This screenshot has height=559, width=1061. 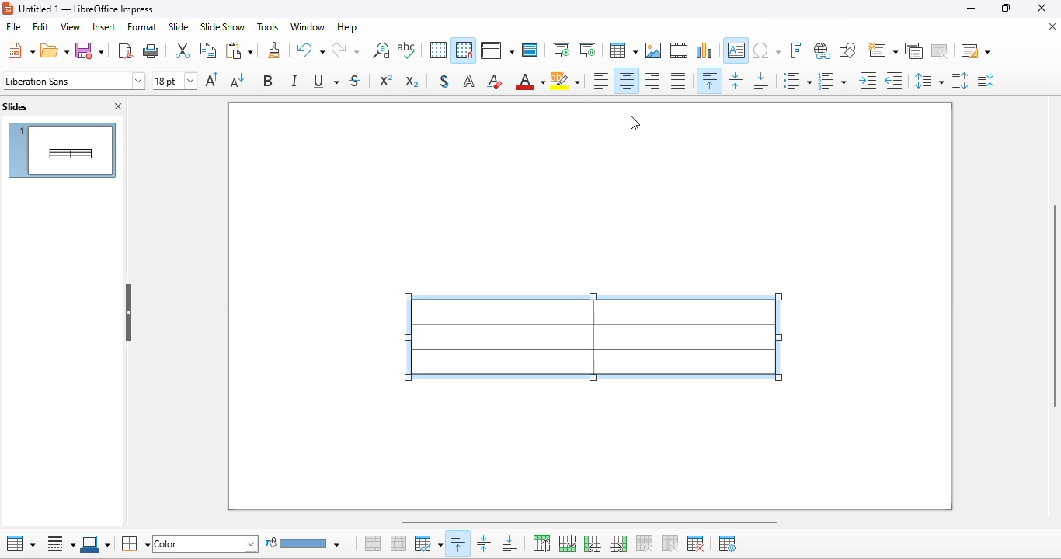 What do you see at coordinates (325, 81) in the screenshot?
I see `underline` at bounding box center [325, 81].